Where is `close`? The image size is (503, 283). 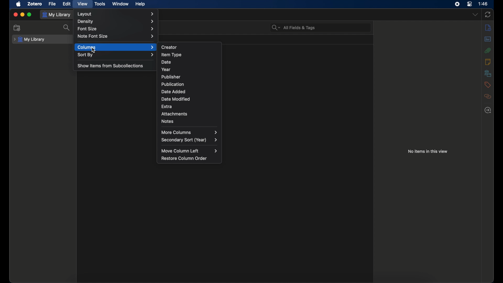
close is located at coordinates (15, 14).